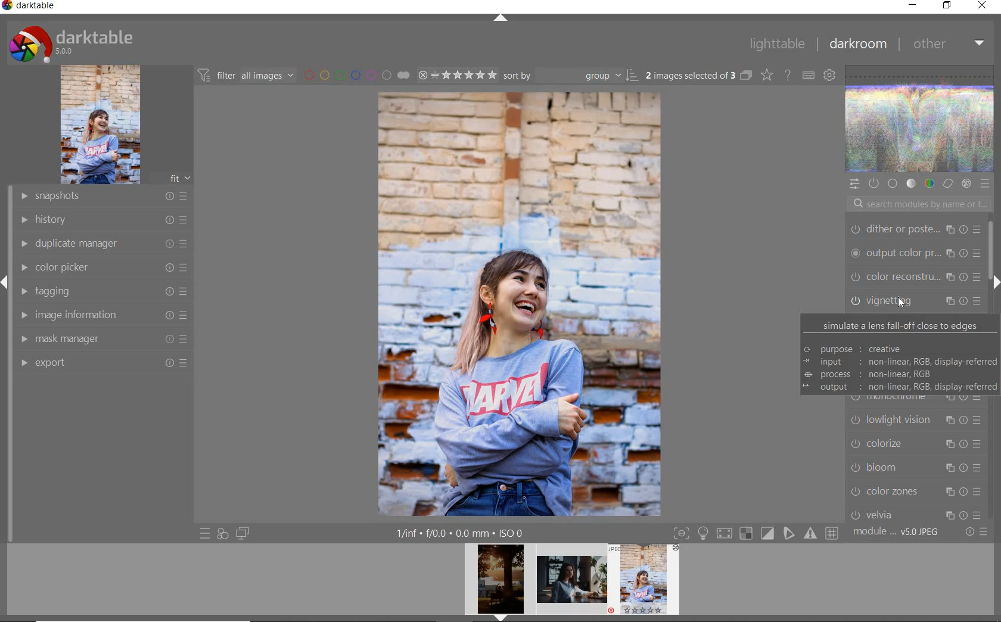 The height and width of the screenshot is (622, 1001). What do you see at coordinates (912, 184) in the screenshot?
I see `tone` at bounding box center [912, 184].